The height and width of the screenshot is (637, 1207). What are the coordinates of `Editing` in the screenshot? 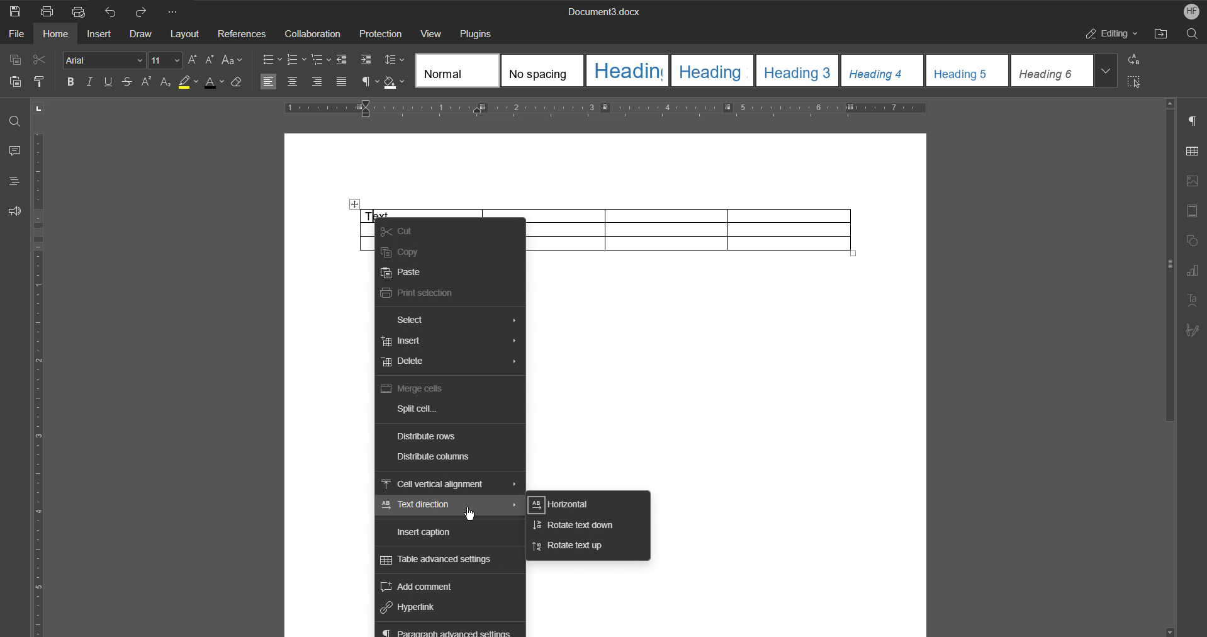 It's located at (1109, 33).